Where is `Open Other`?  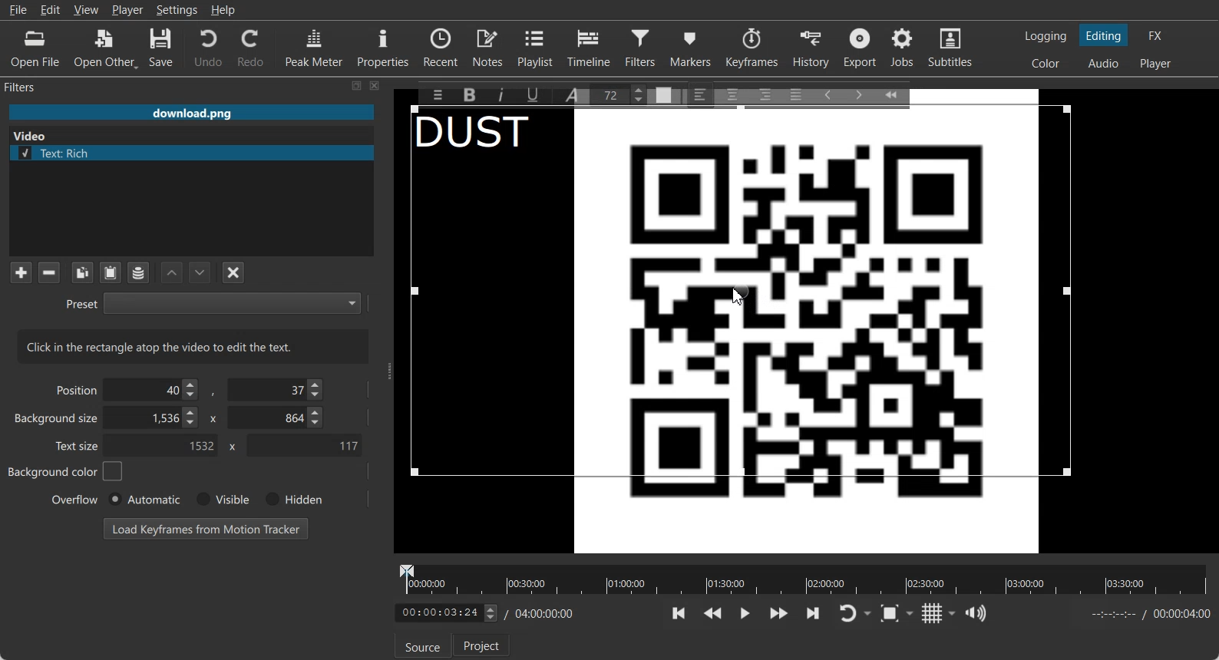 Open Other is located at coordinates (106, 48).